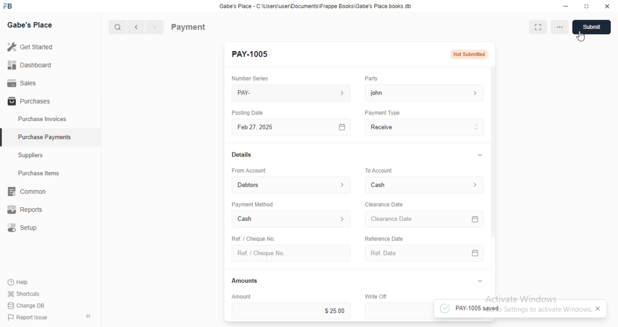  What do you see at coordinates (513, 309) in the screenshot?
I see `PAY-1005 SAVED` at bounding box center [513, 309].